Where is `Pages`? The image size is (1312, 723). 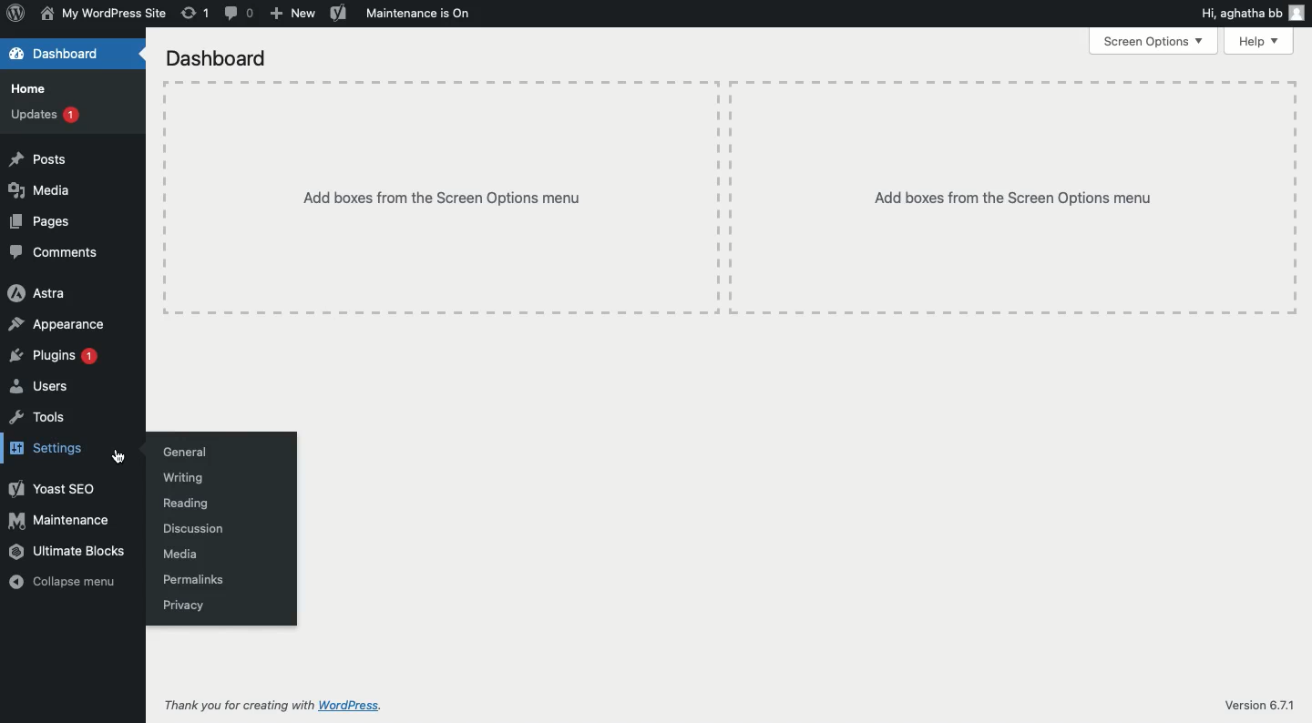
Pages is located at coordinates (45, 223).